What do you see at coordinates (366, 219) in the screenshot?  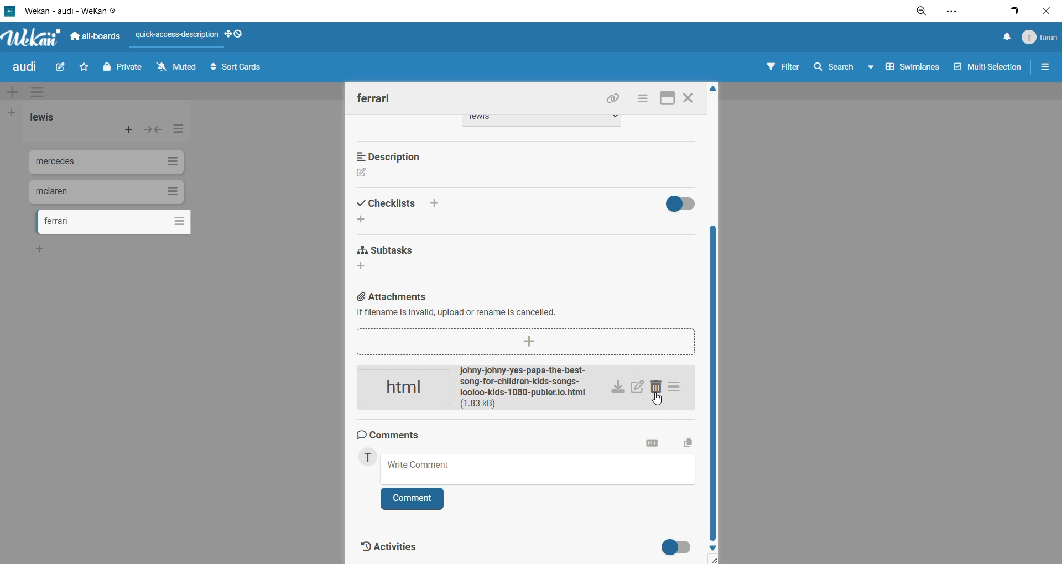 I see `add` at bounding box center [366, 219].